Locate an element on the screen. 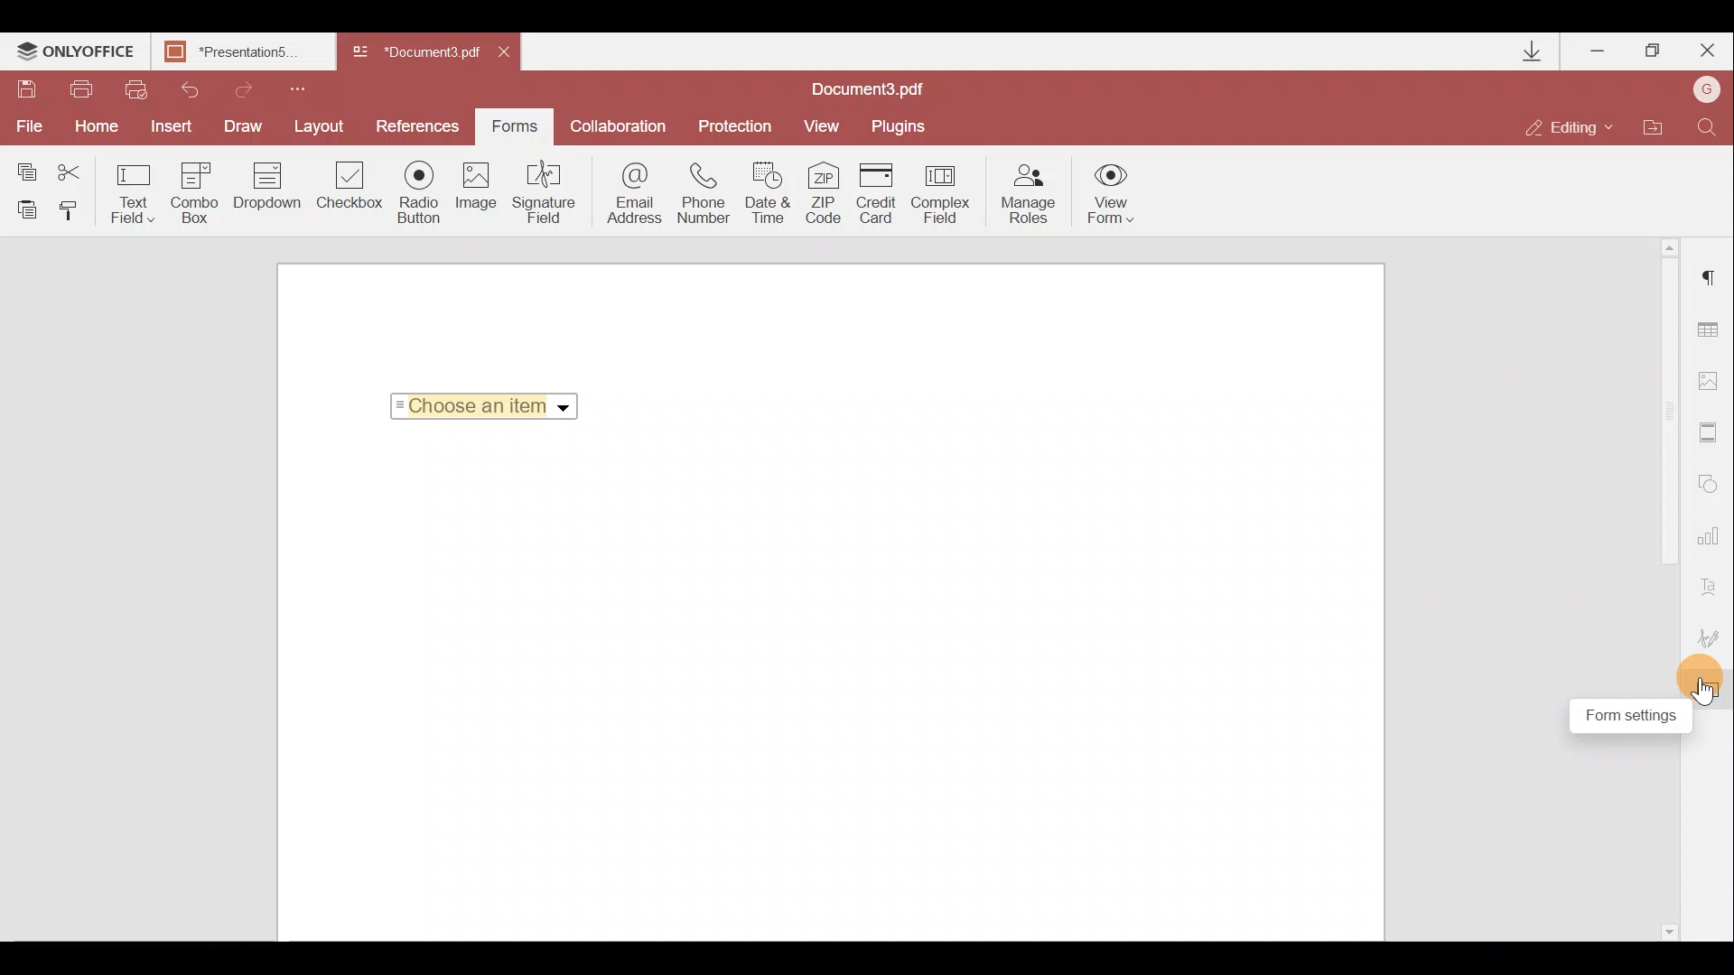 The height and width of the screenshot is (975, 1734). Signature settings is located at coordinates (1712, 643).